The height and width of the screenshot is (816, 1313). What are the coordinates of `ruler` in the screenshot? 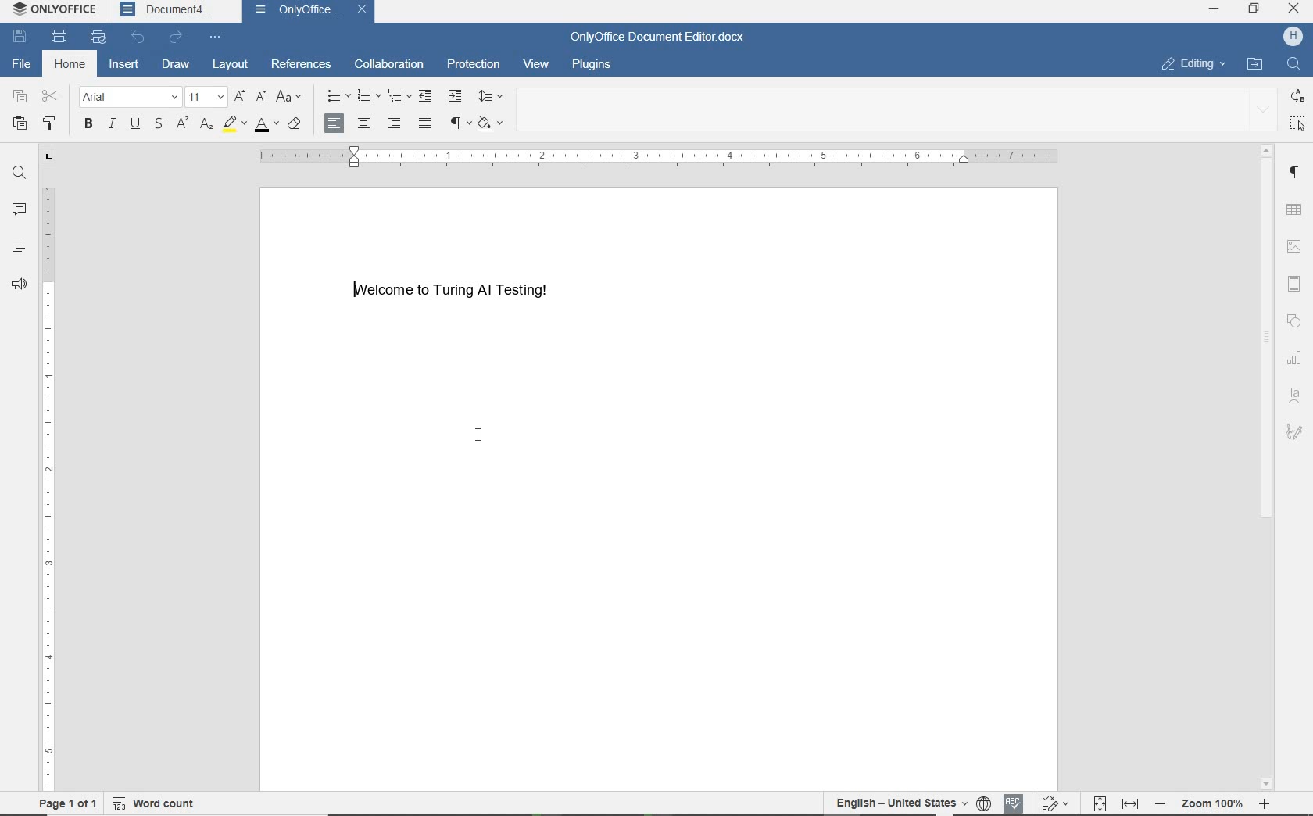 It's located at (660, 156).